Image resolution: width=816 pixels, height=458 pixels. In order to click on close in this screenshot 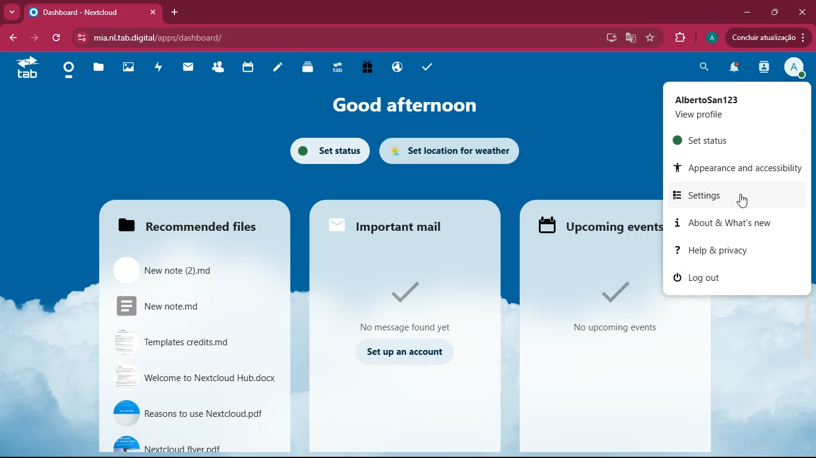, I will do `click(803, 10)`.